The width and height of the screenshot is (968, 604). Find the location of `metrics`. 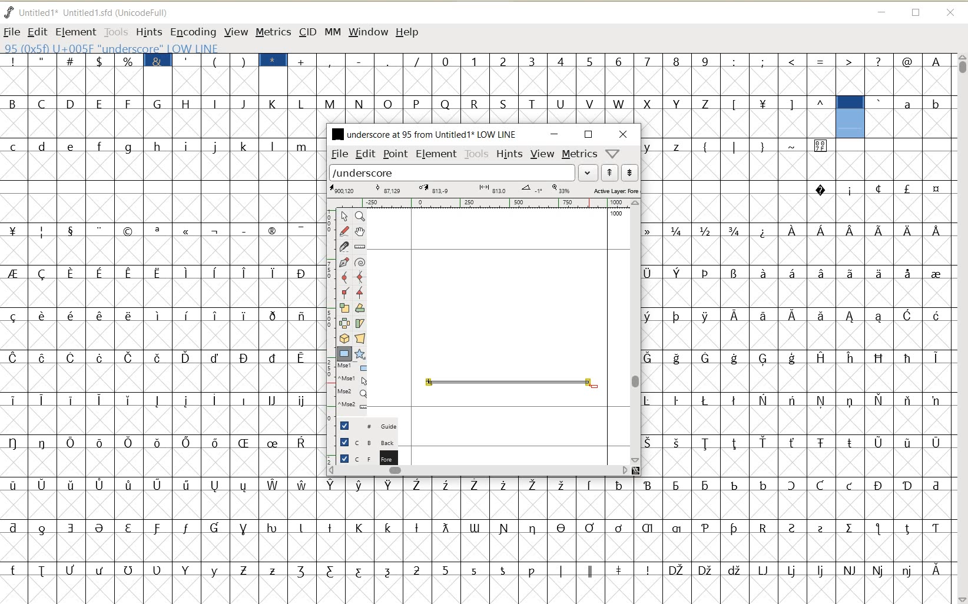

metrics is located at coordinates (579, 153).